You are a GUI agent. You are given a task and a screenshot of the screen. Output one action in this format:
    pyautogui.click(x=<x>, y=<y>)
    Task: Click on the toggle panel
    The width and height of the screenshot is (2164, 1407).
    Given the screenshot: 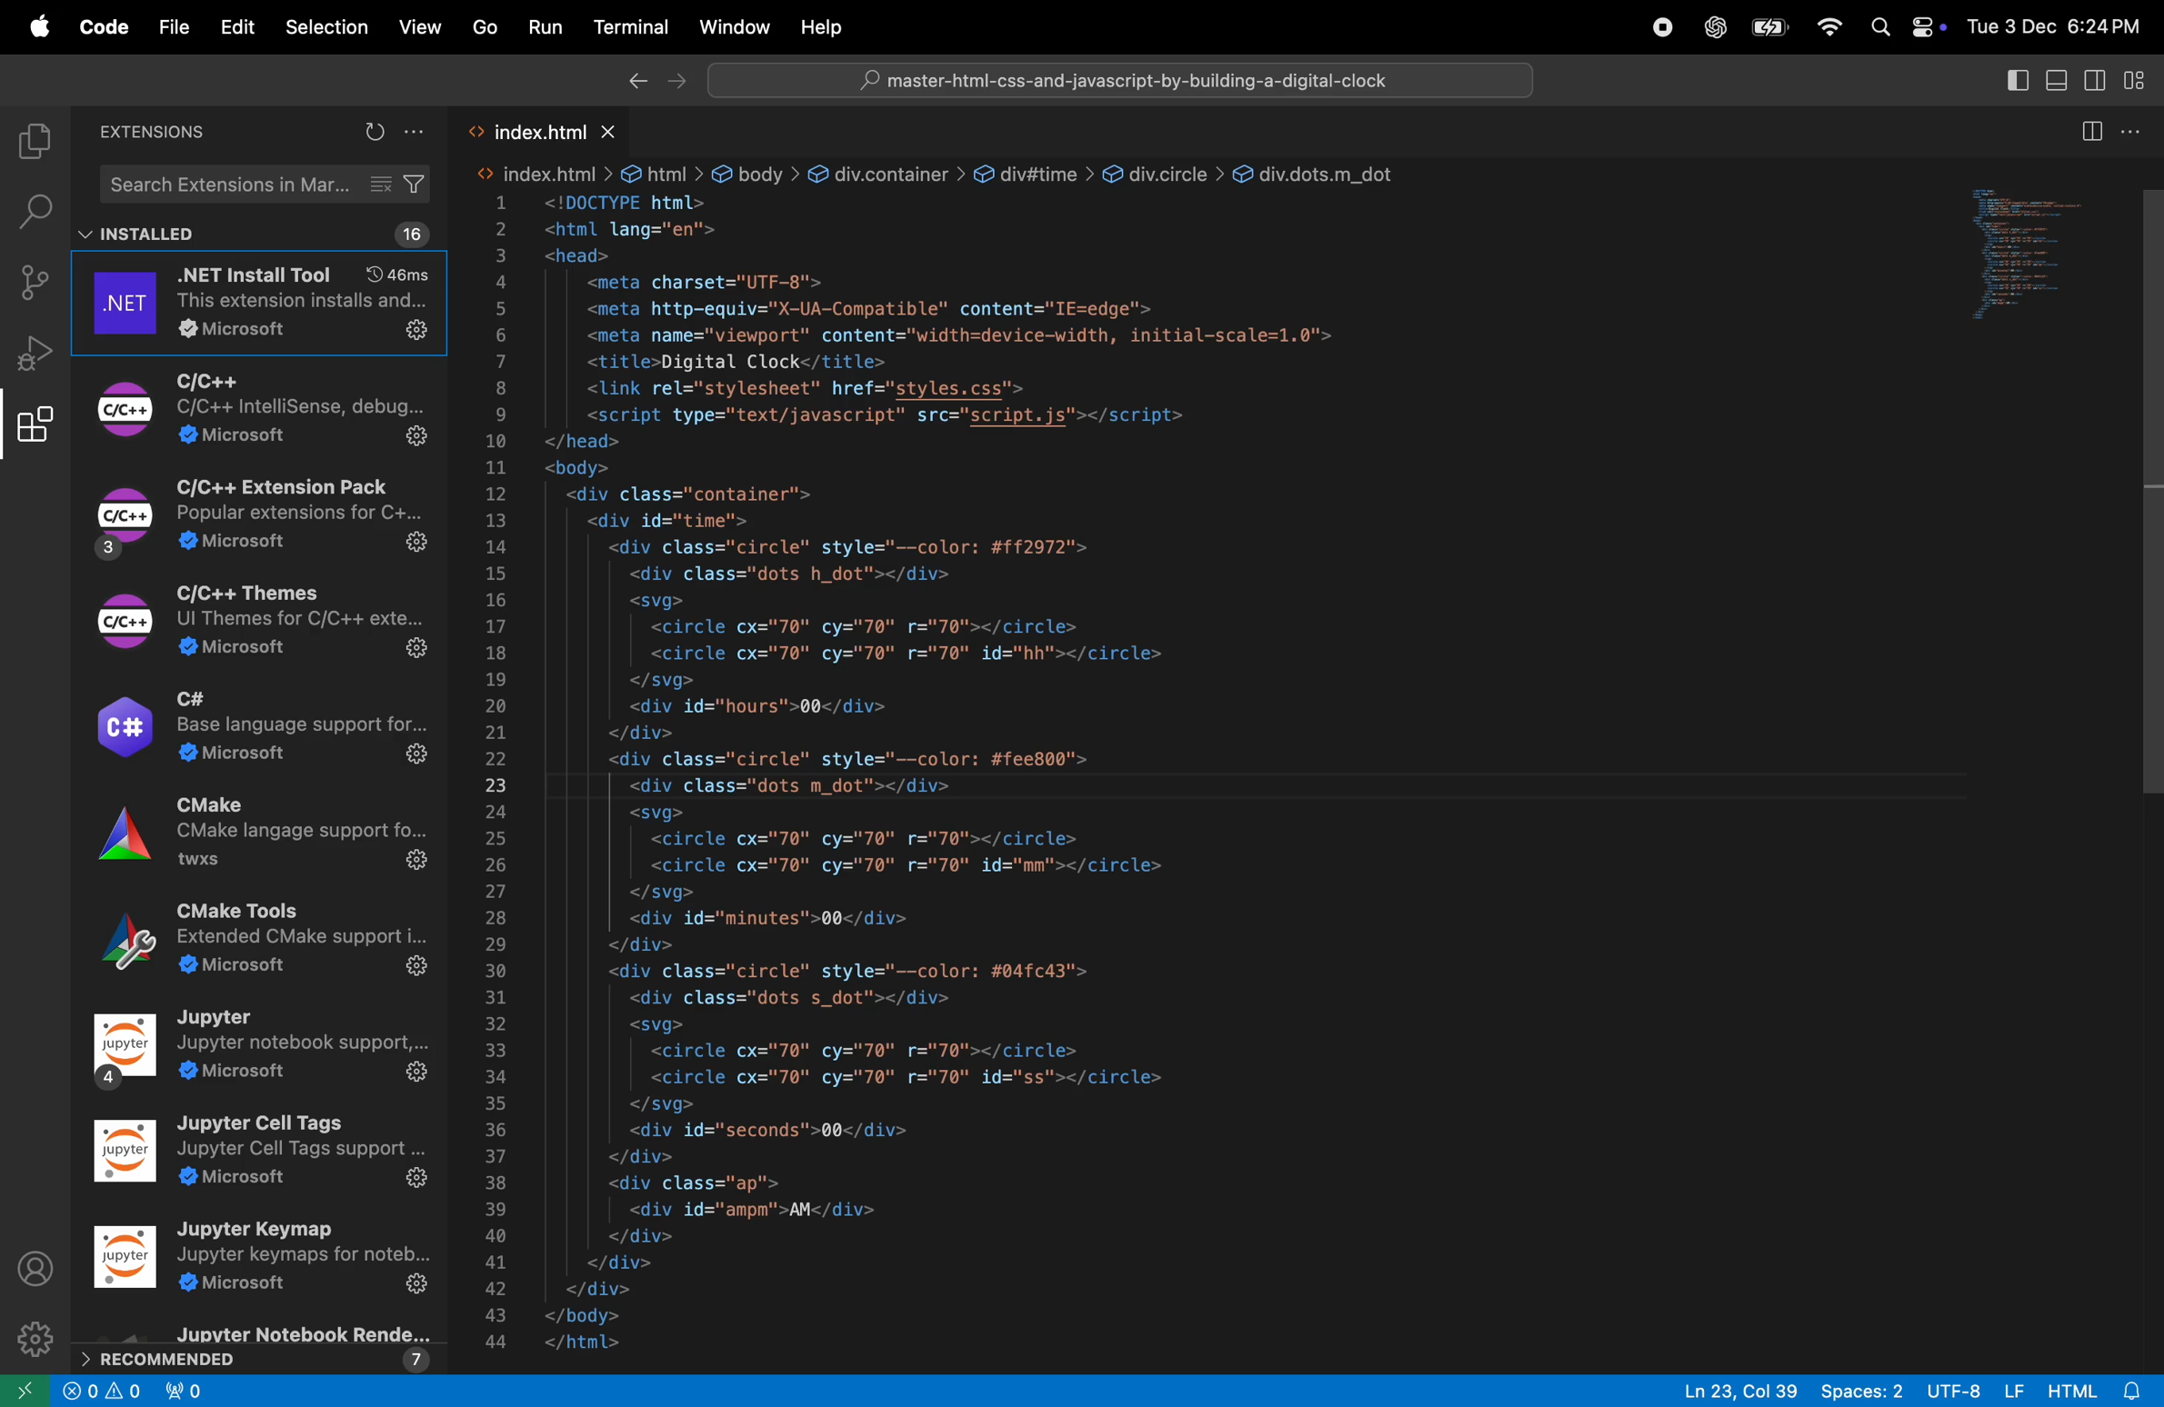 What is the action you would take?
    pyautogui.click(x=2059, y=80)
    